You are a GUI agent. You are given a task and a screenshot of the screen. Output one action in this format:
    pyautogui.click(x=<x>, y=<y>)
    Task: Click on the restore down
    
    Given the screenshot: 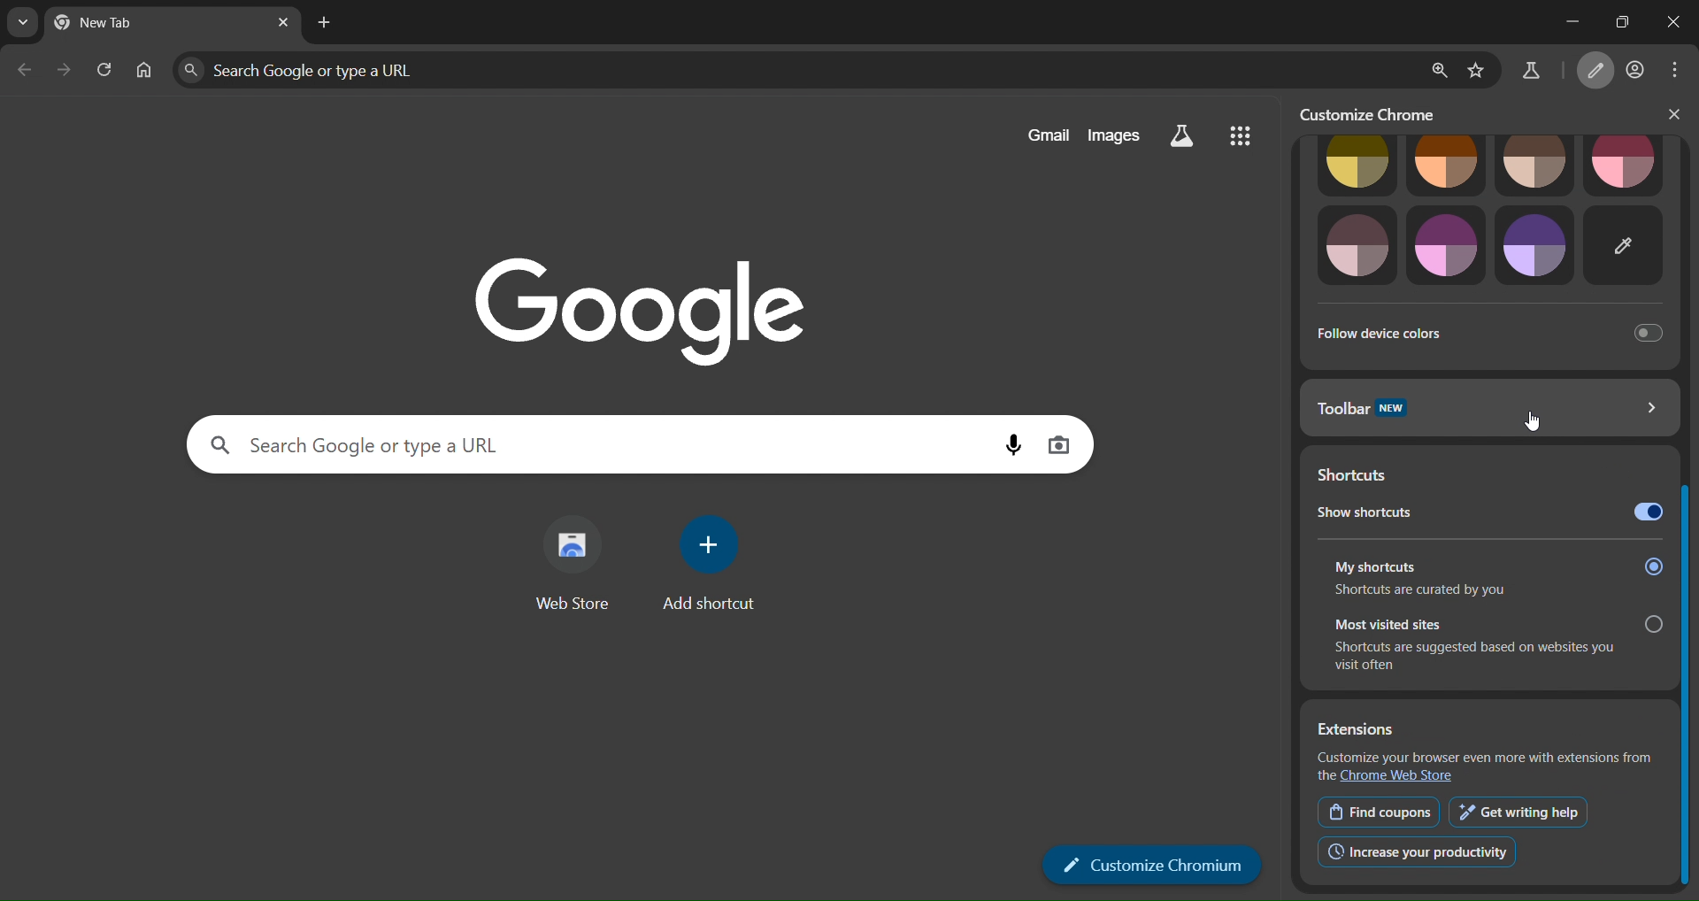 What is the action you would take?
    pyautogui.click(x=1624, y=23)
    